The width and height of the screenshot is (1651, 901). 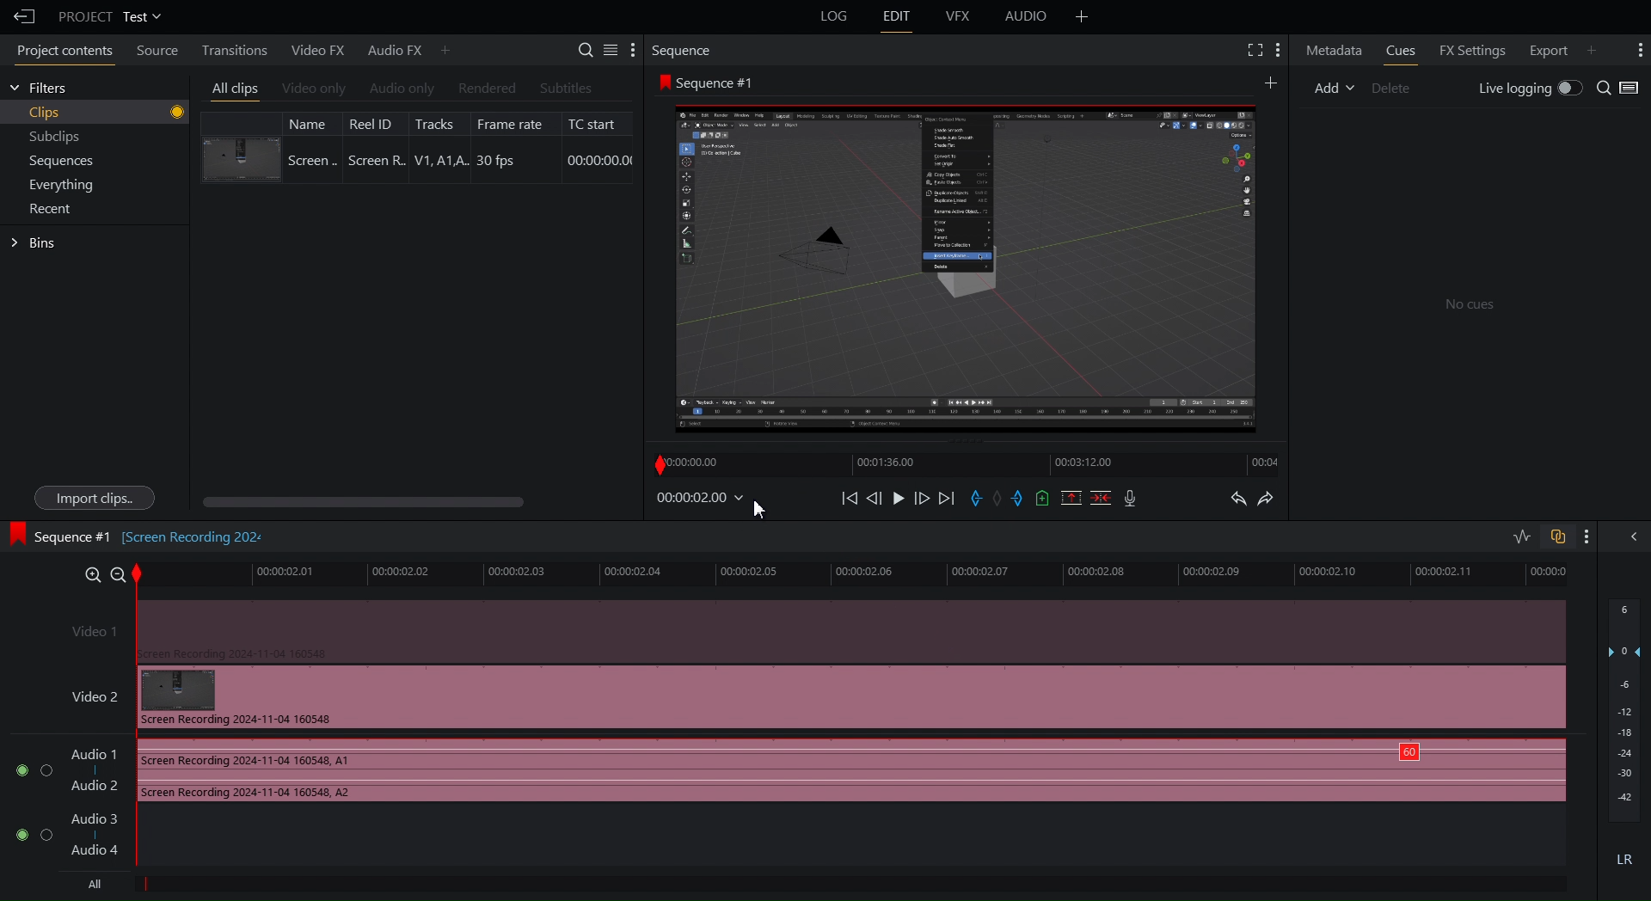 I want to click on Transitions, so click(x=230, y=49).